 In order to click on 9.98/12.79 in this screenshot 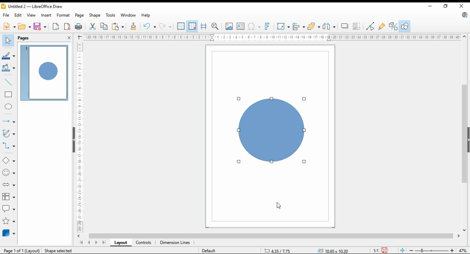, I will do `click(279, 251)`.